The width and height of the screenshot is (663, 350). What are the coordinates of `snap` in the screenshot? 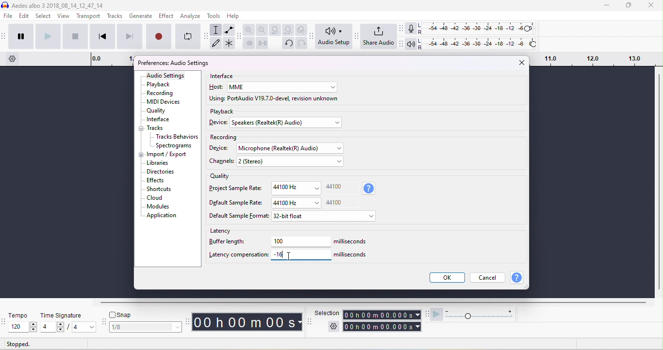 It's located at (122, 315).